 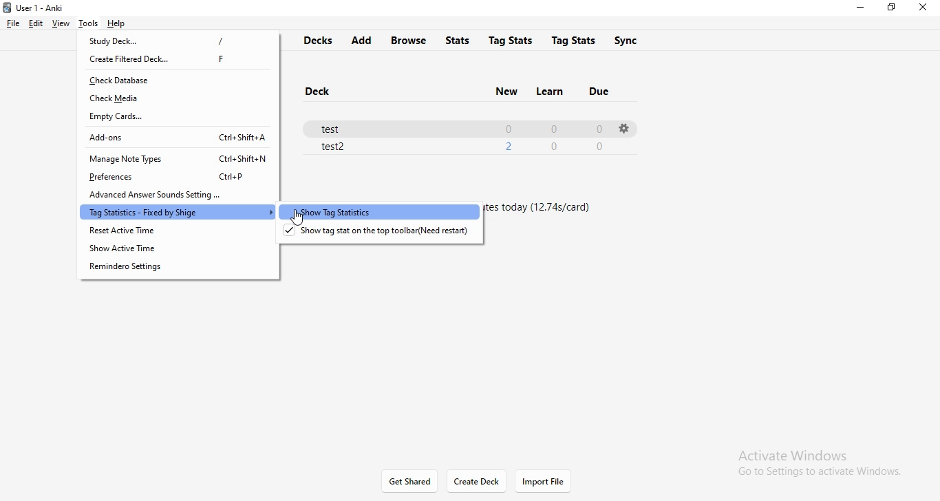 I want to click on deck, so click(x=317, y=92).